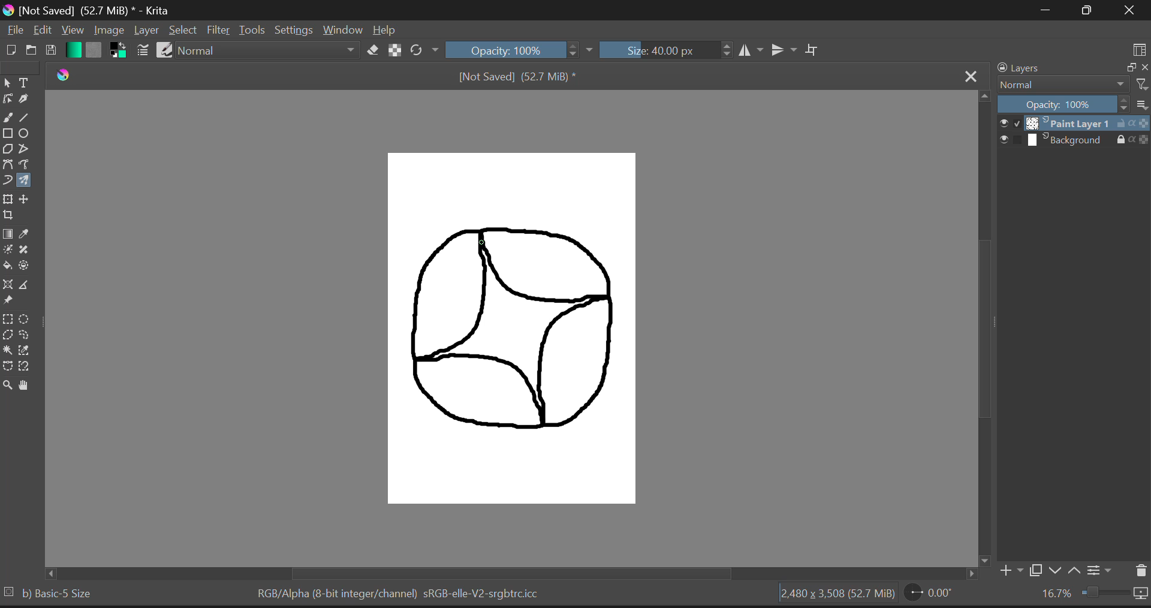 The width and height of the screenshot is (1151, 608). What do you see at coordinates (252, 31) in the screenshot?
I see `Tools` at bounding box center [252, 31].